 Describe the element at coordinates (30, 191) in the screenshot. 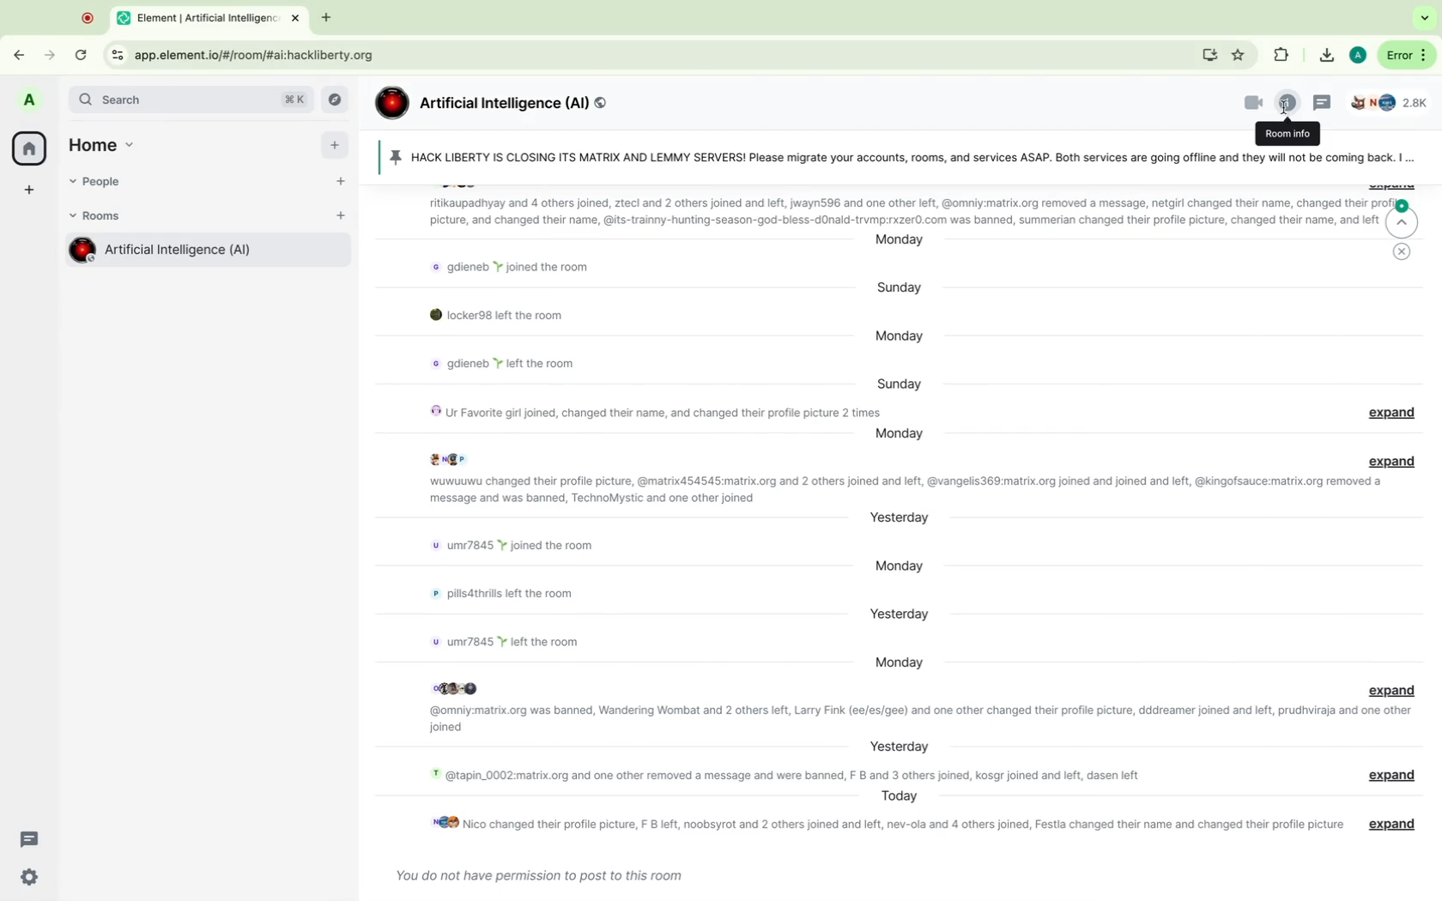

I see `create a space` at that location.